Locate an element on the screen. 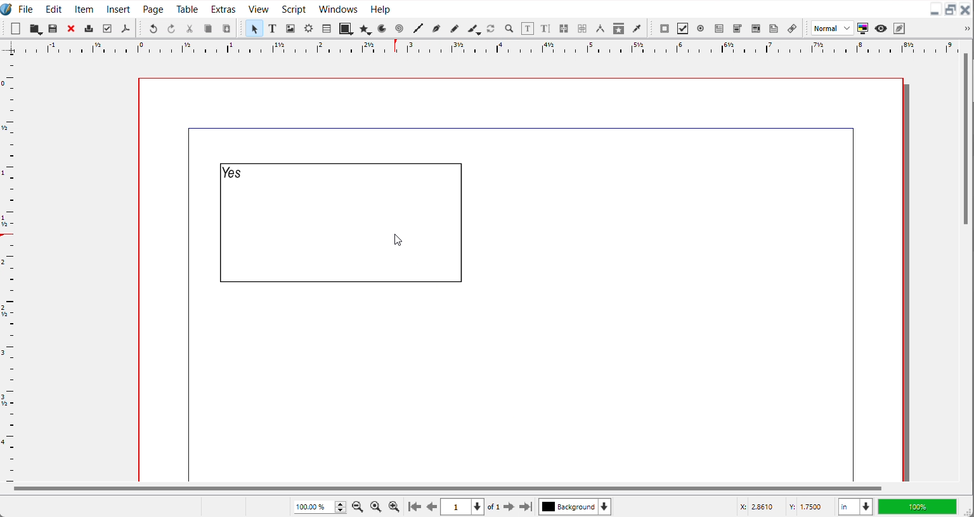 The image size is (974, 517). Windows is located at coordinates (338, 8).